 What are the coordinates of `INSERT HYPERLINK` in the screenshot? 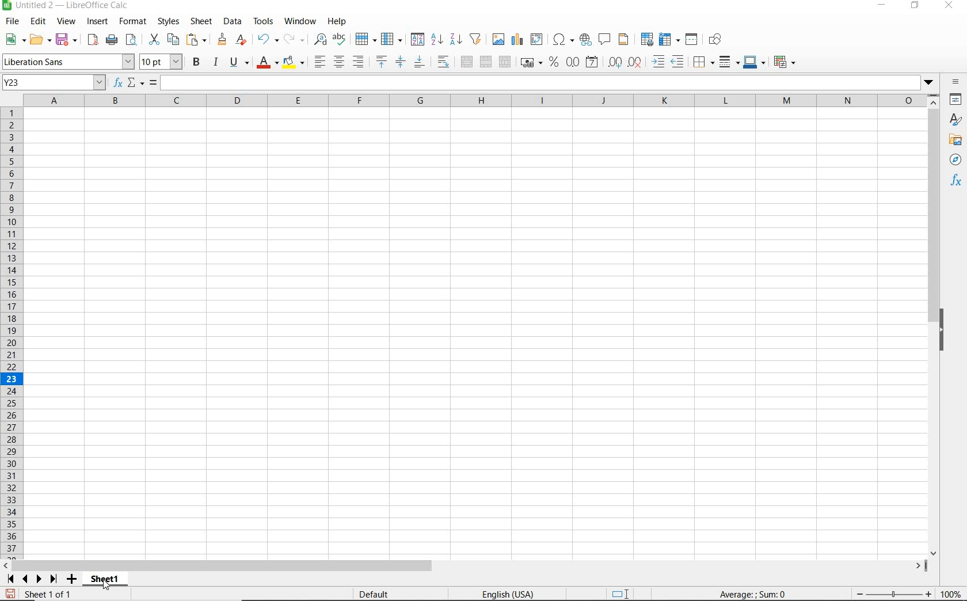 It's located at (585, 40).